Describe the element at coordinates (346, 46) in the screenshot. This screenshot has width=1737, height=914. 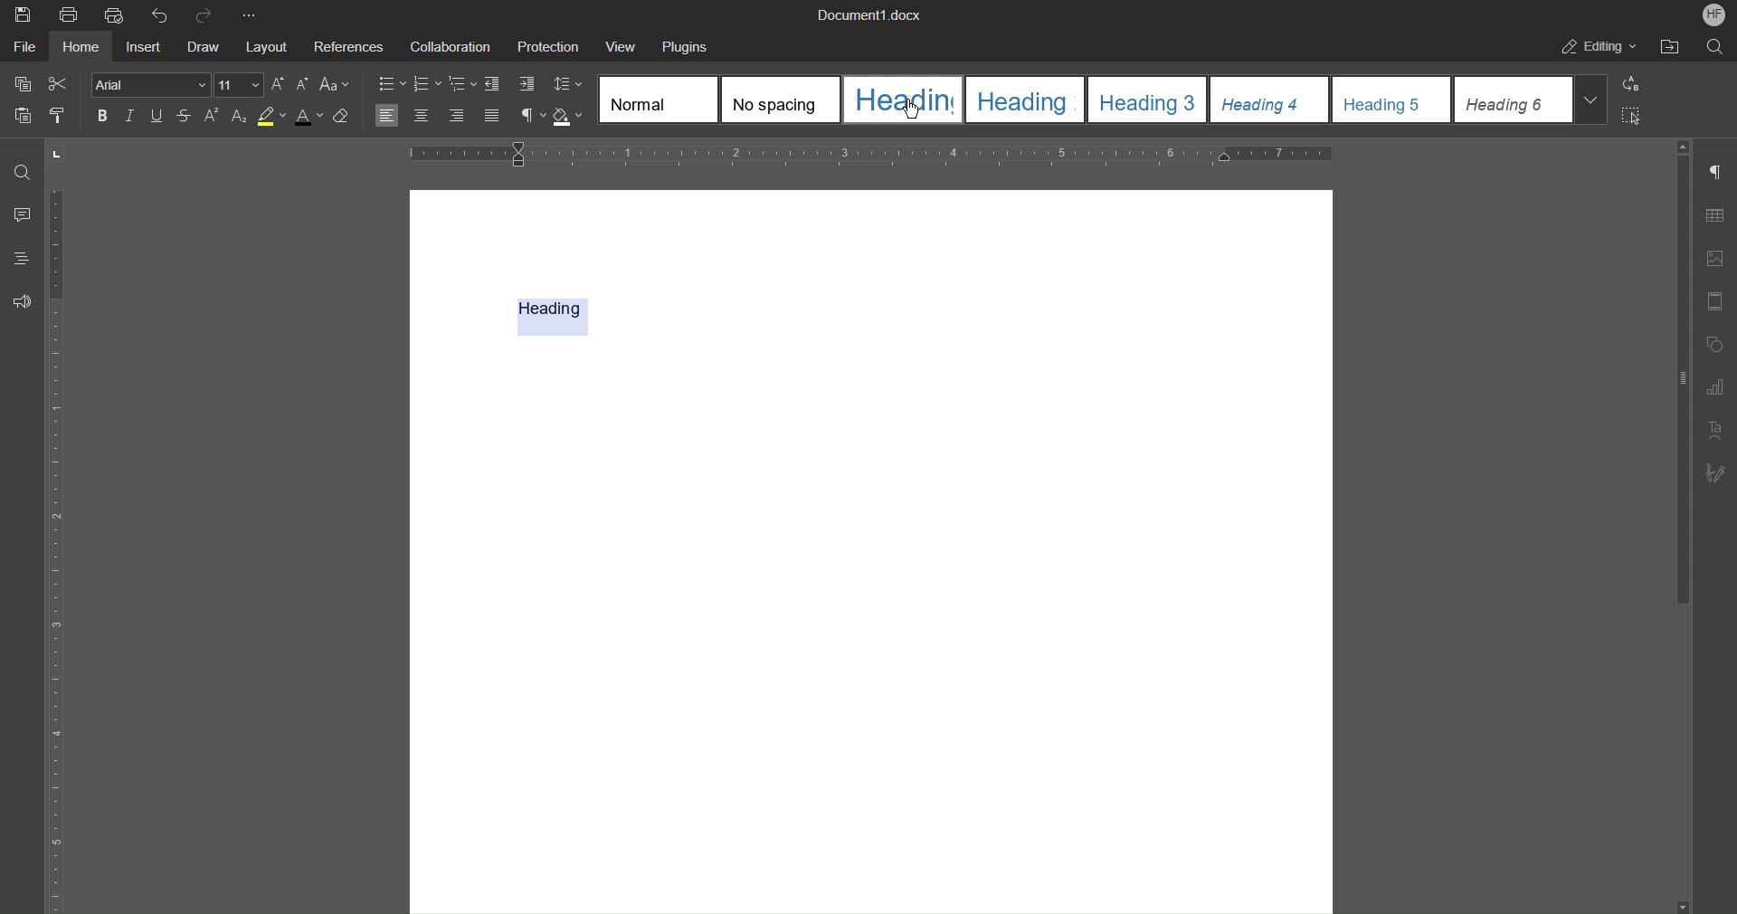
I see `References` at that location.